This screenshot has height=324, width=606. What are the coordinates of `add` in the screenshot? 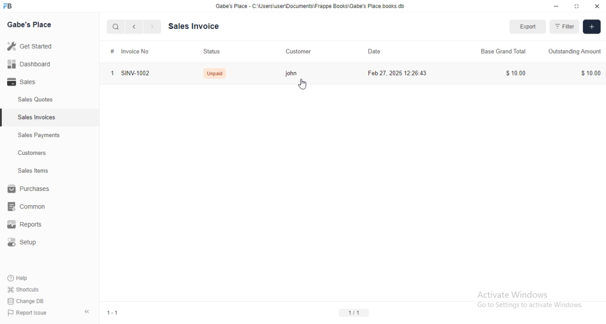 It's located at (592, 27).